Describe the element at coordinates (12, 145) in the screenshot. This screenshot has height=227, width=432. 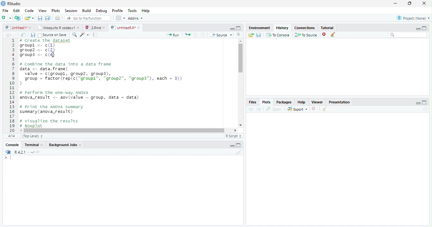
I see `Console` at that location.